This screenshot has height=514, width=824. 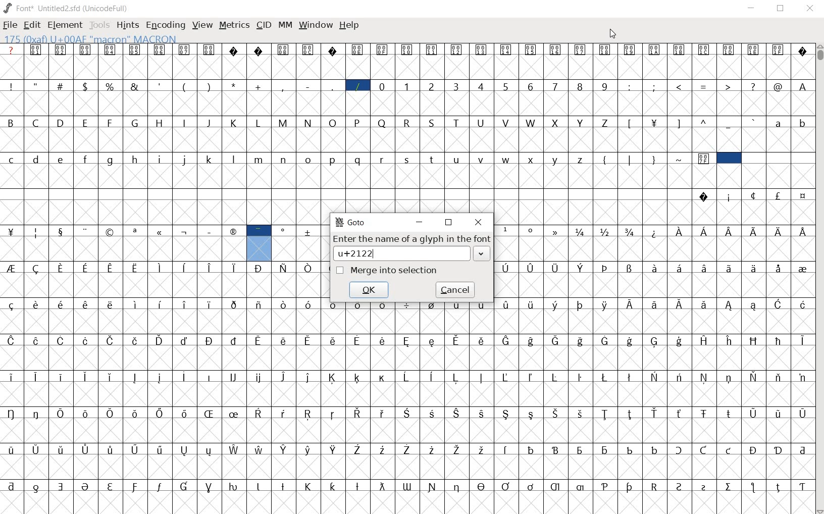 I want to click on Latin extended characters, so click(x=531, y=280).